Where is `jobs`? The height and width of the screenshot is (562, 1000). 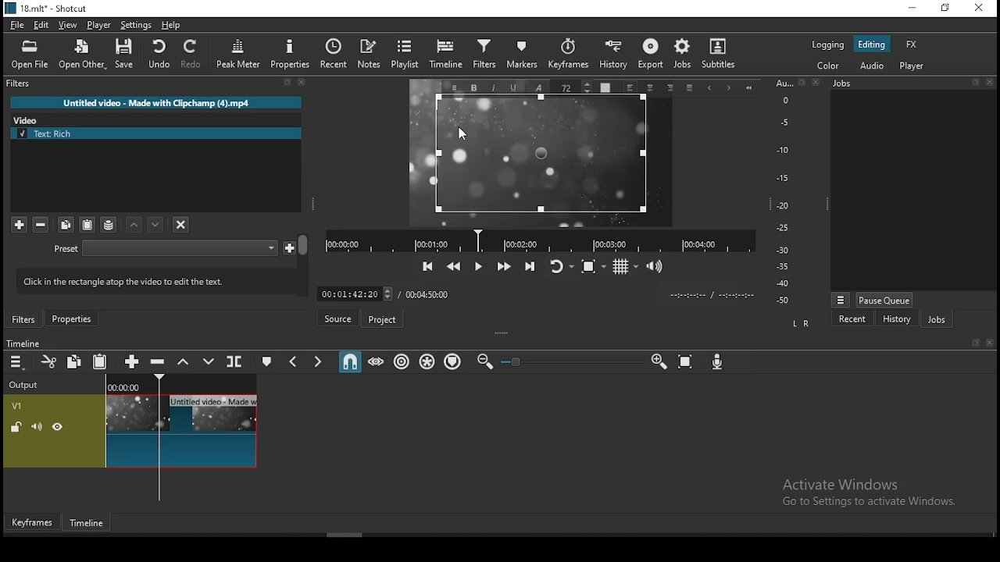 jobs is located at coordinates (684, 55).